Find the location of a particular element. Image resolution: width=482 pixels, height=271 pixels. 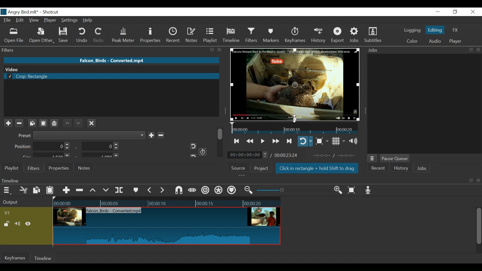

Show volume control is located at coordinates (355, 141).